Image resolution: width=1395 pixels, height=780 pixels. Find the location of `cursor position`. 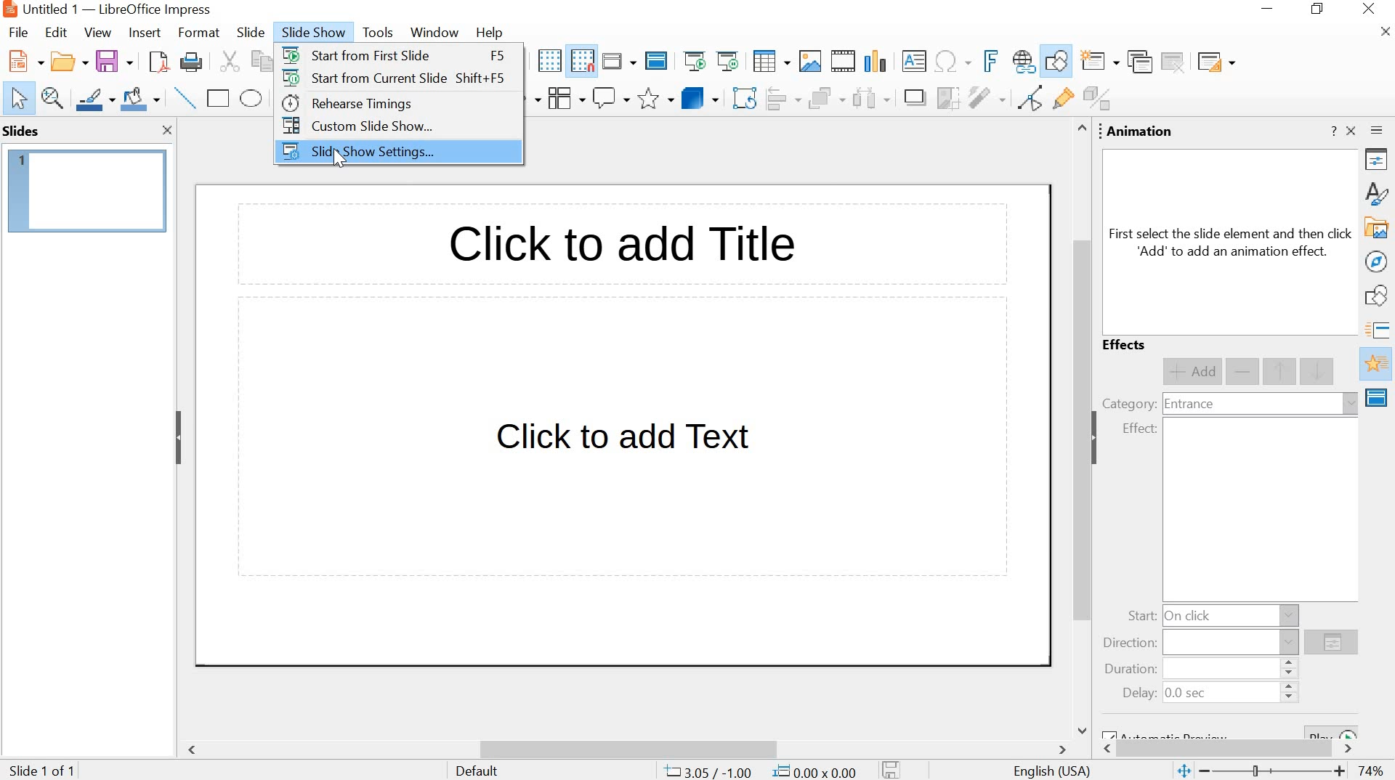

cursor position is located at coordinates (708, 771).